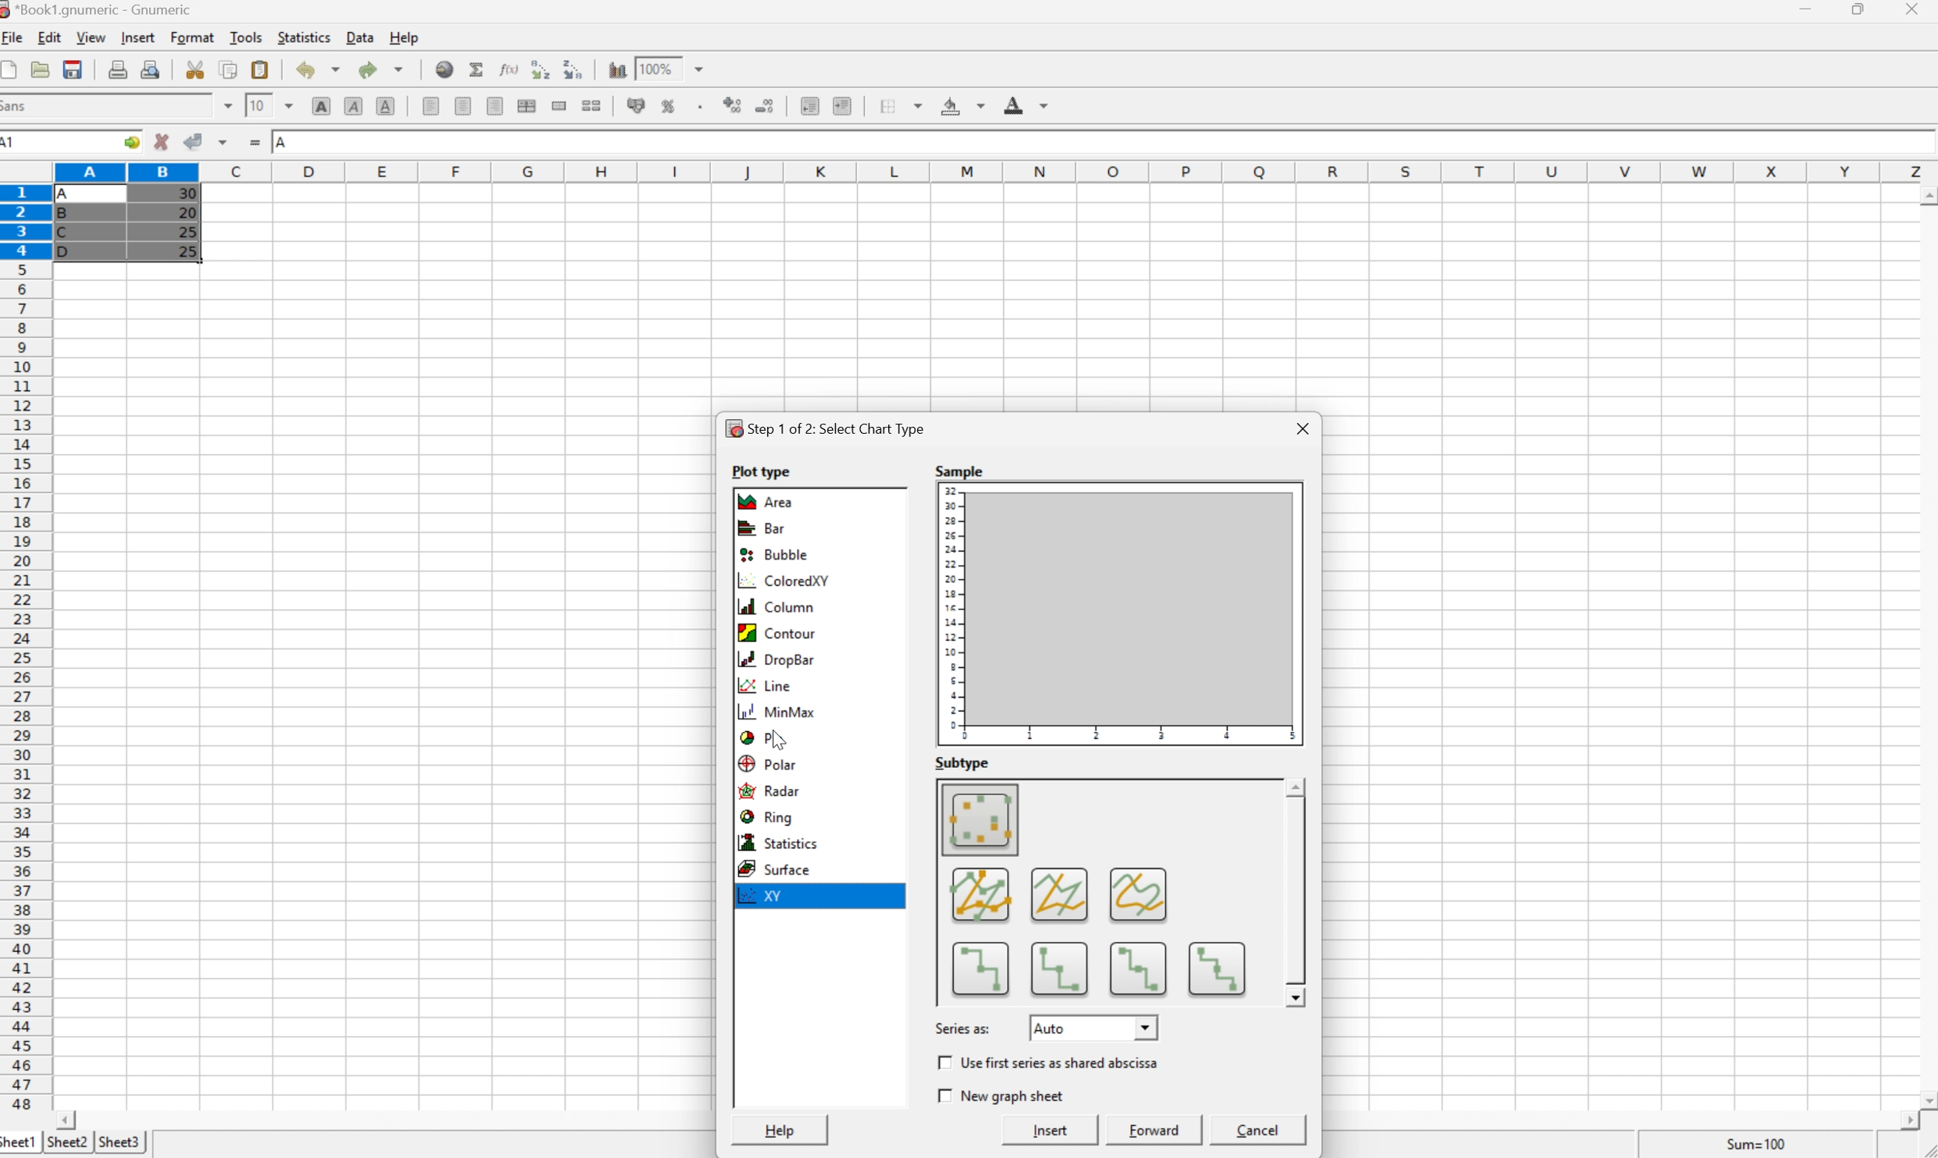 Image resolution: width=1938 pixels, height=1158 pixels. What do you see at coordinates (67, 1143) in the screenshot?
I see `Sheet2` at bounding box center [67, 1143].